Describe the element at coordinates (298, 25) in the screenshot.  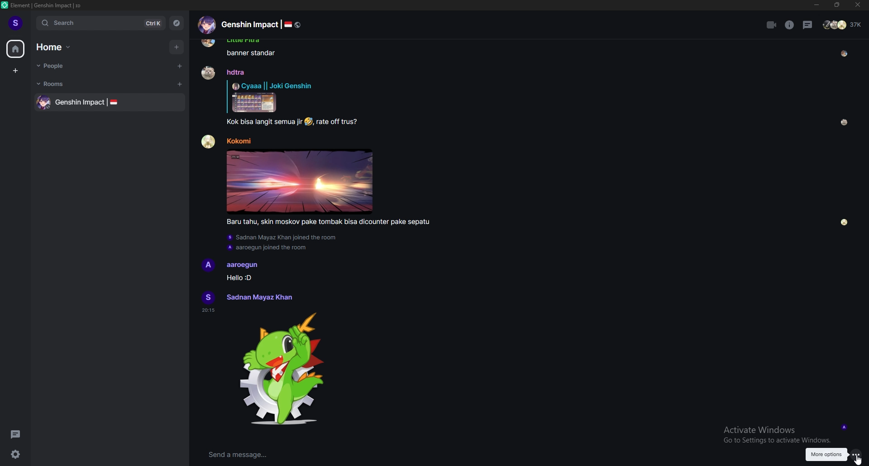
I see `Indicates group is public` at that location.